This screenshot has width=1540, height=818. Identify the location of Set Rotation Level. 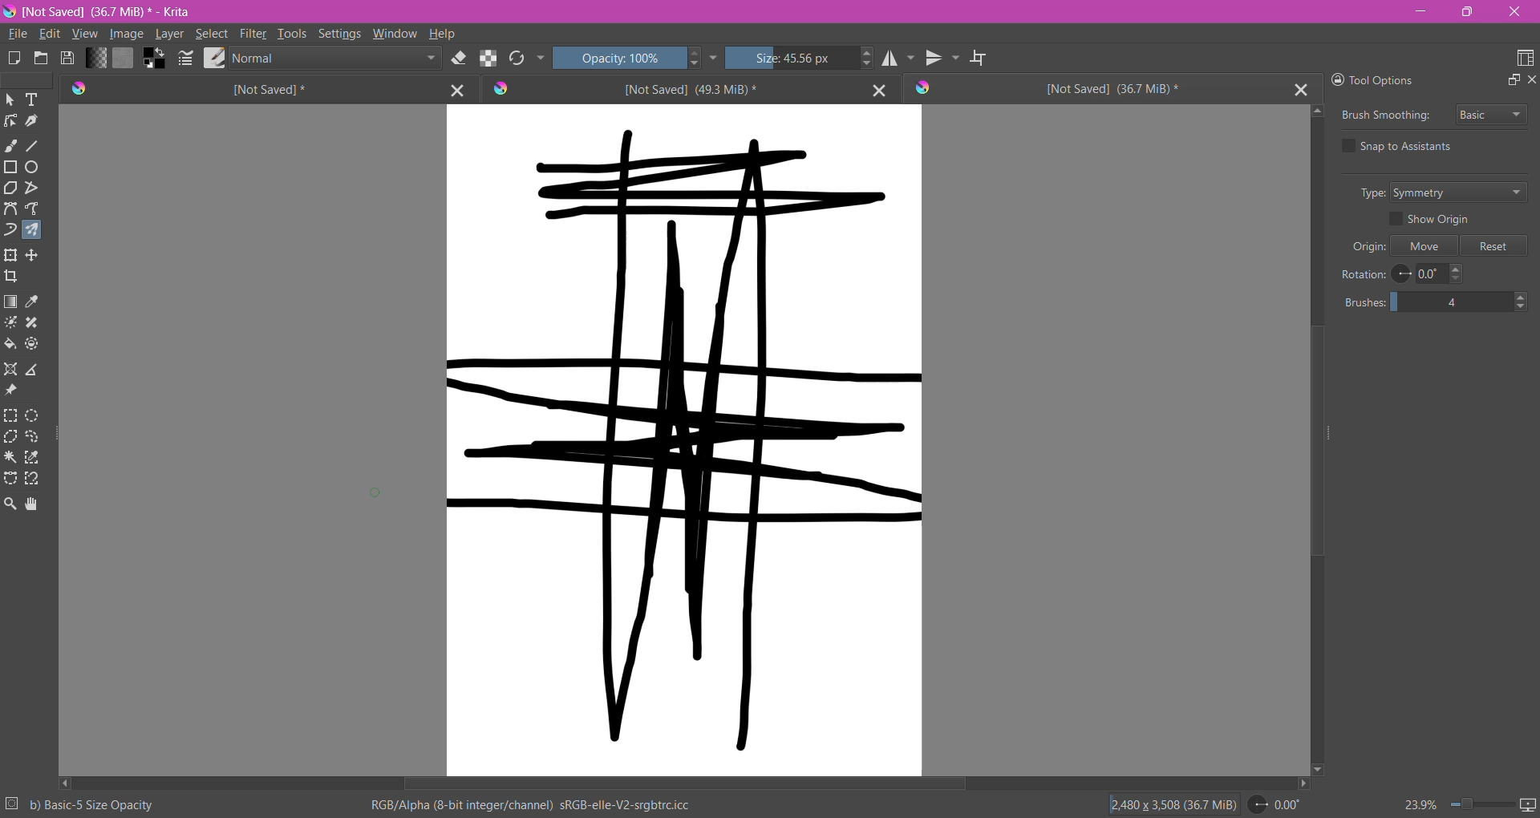
(1434, 276).